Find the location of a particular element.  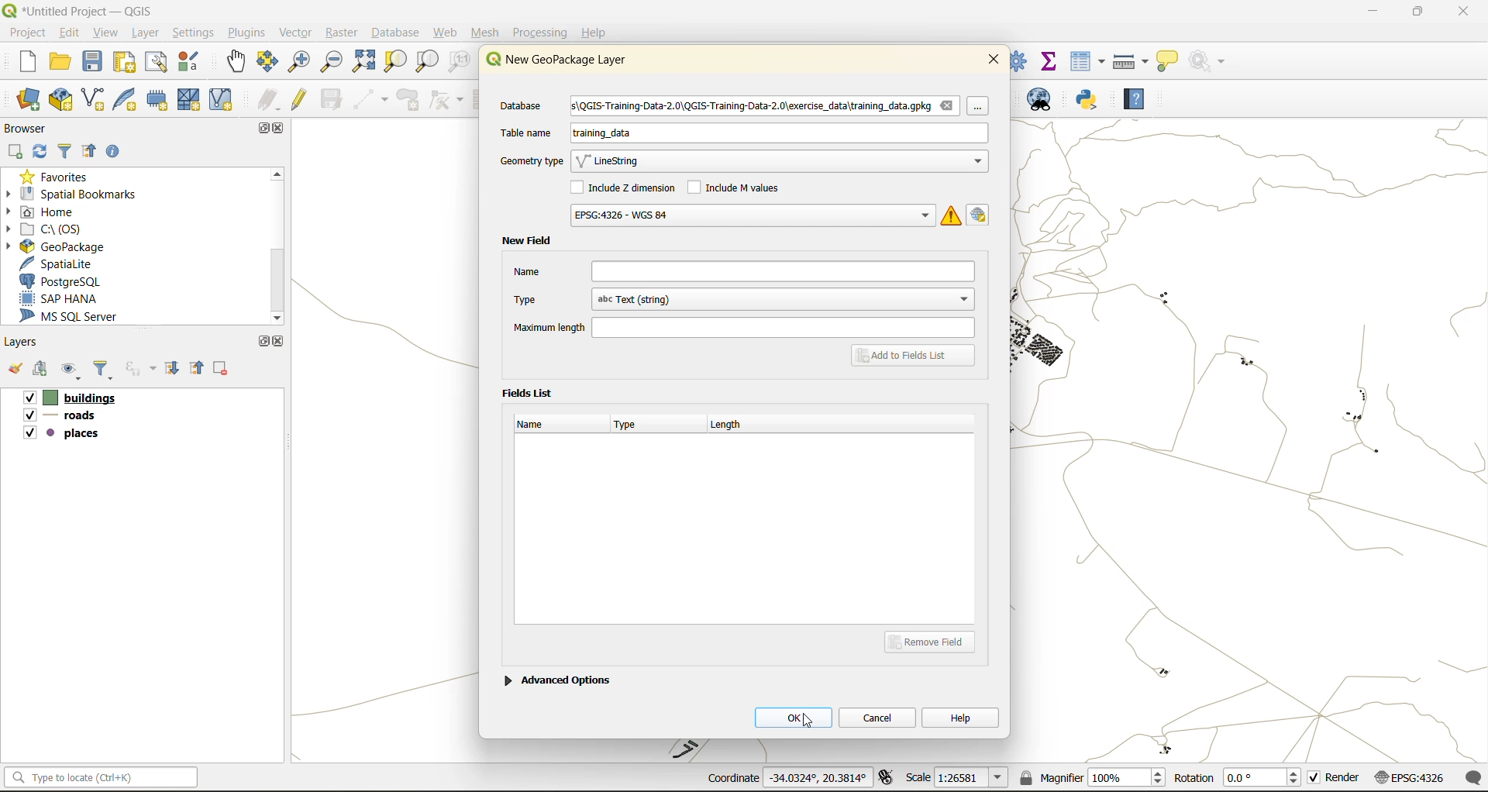

vector is located at coordinates (295, 33).